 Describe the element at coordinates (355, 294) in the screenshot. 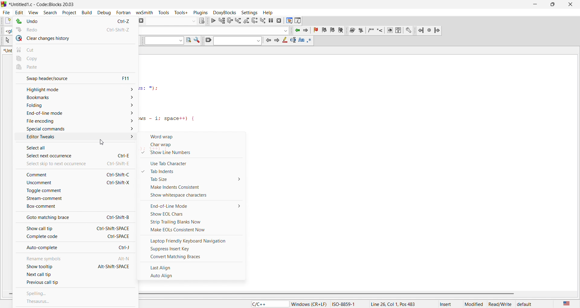

I see `scroll bar` at that location.